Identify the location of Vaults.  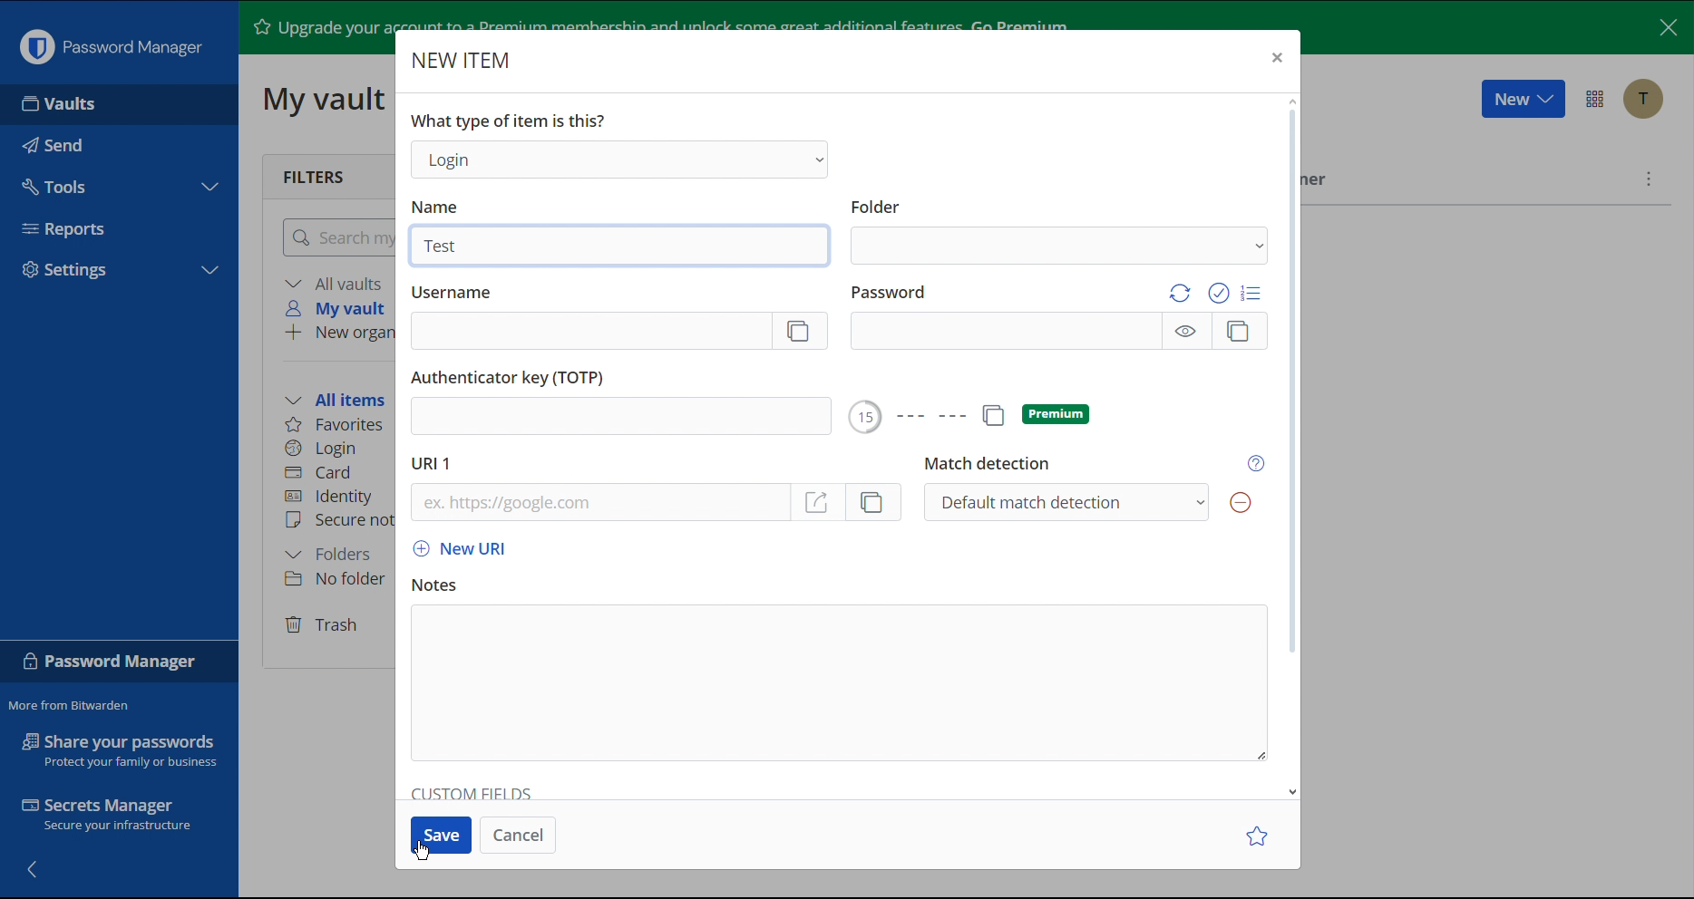
(118, 102).